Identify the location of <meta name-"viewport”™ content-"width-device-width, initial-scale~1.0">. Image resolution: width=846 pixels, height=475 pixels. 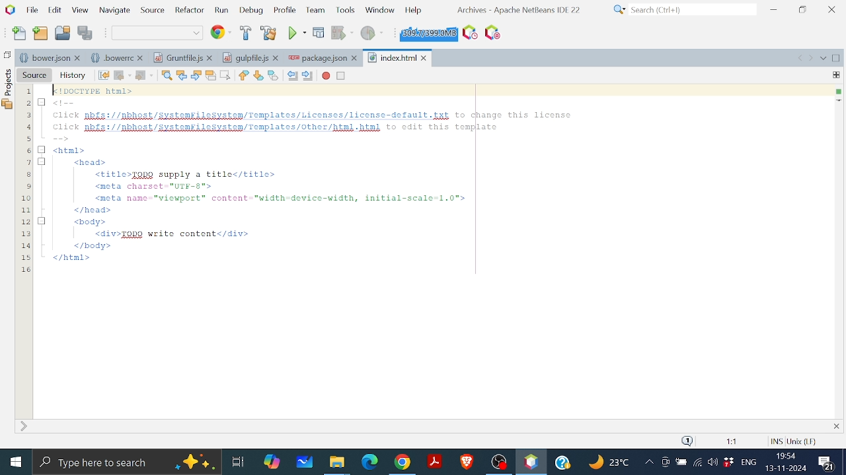
(280, 198).